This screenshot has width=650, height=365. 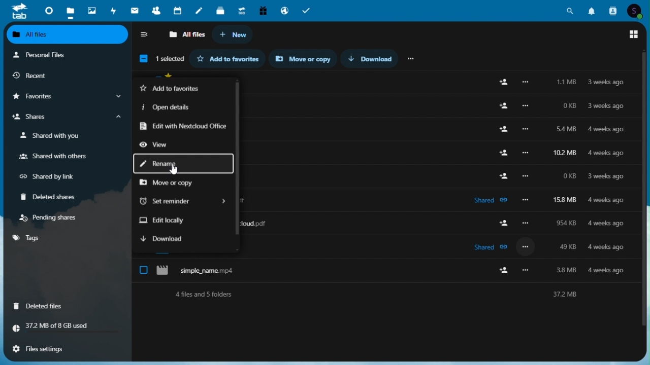 What do you see at coordinates (61, 56) in the screenshot?
I see `personal files` at bounding box center [61, 56].